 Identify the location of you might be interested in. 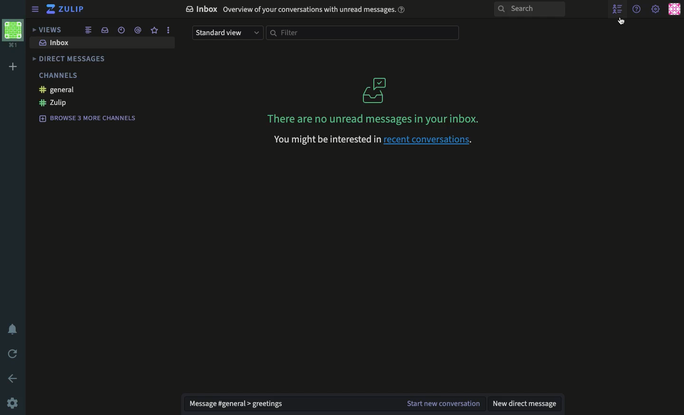
(325, 140).